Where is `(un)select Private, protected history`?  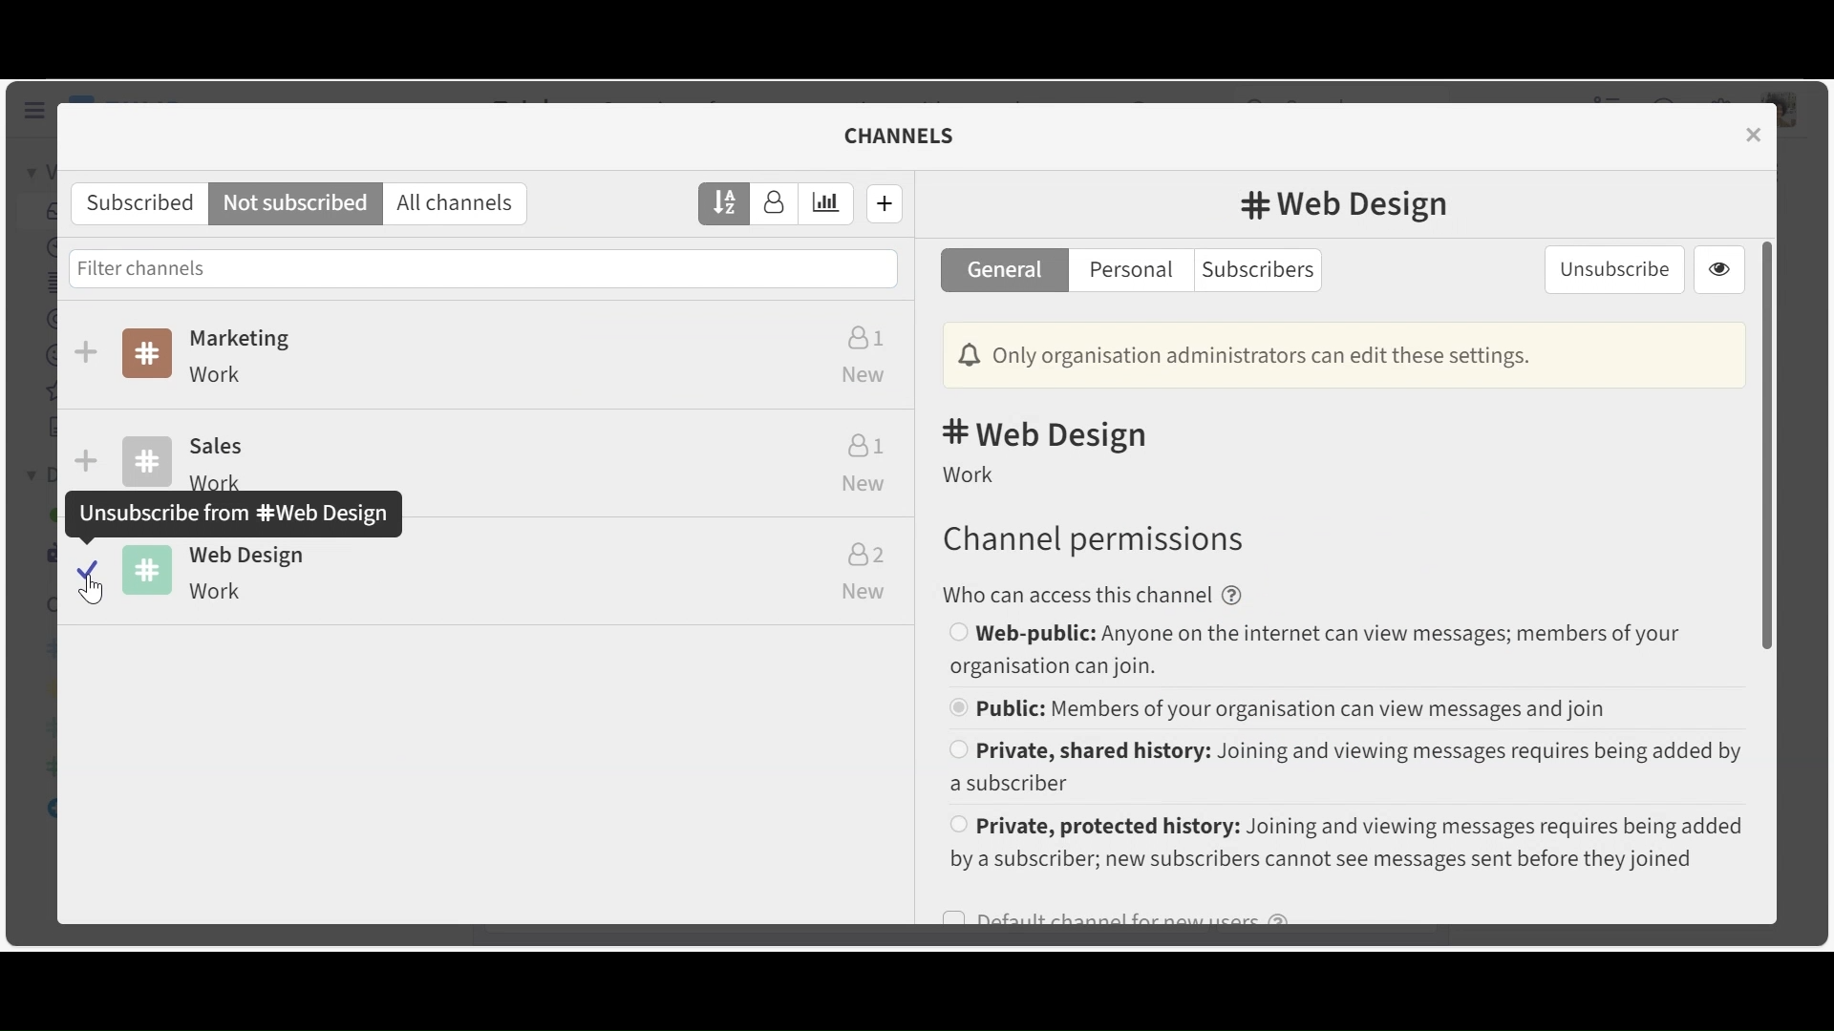 (un)select Private, protected history is located at coordinates (1344, 844).